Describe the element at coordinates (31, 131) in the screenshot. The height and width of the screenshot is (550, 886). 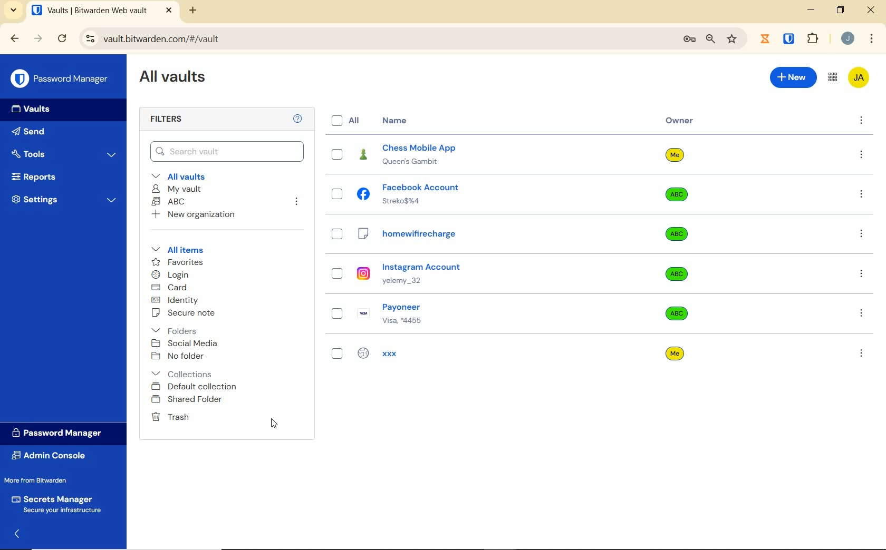
I see `Send` at that location.